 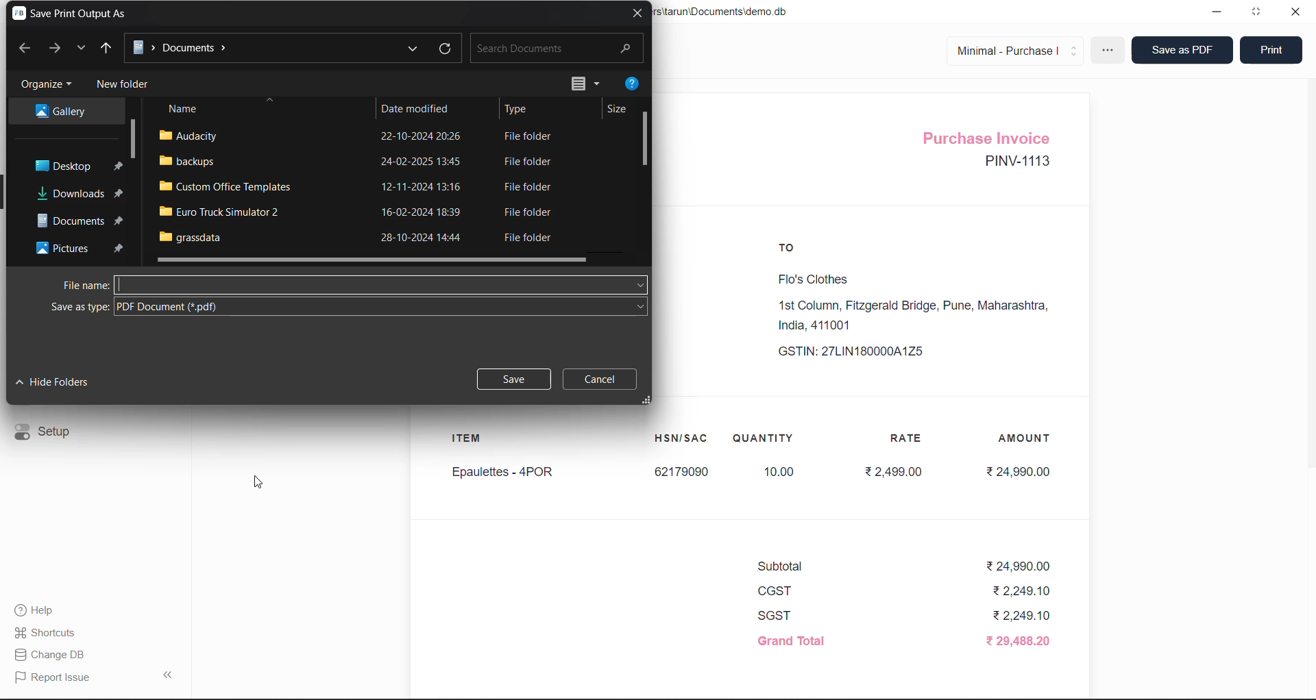 What do you see at coordinates (781, 471) in the screenshot?
I see `10.00` at bounding box center [781, 471].